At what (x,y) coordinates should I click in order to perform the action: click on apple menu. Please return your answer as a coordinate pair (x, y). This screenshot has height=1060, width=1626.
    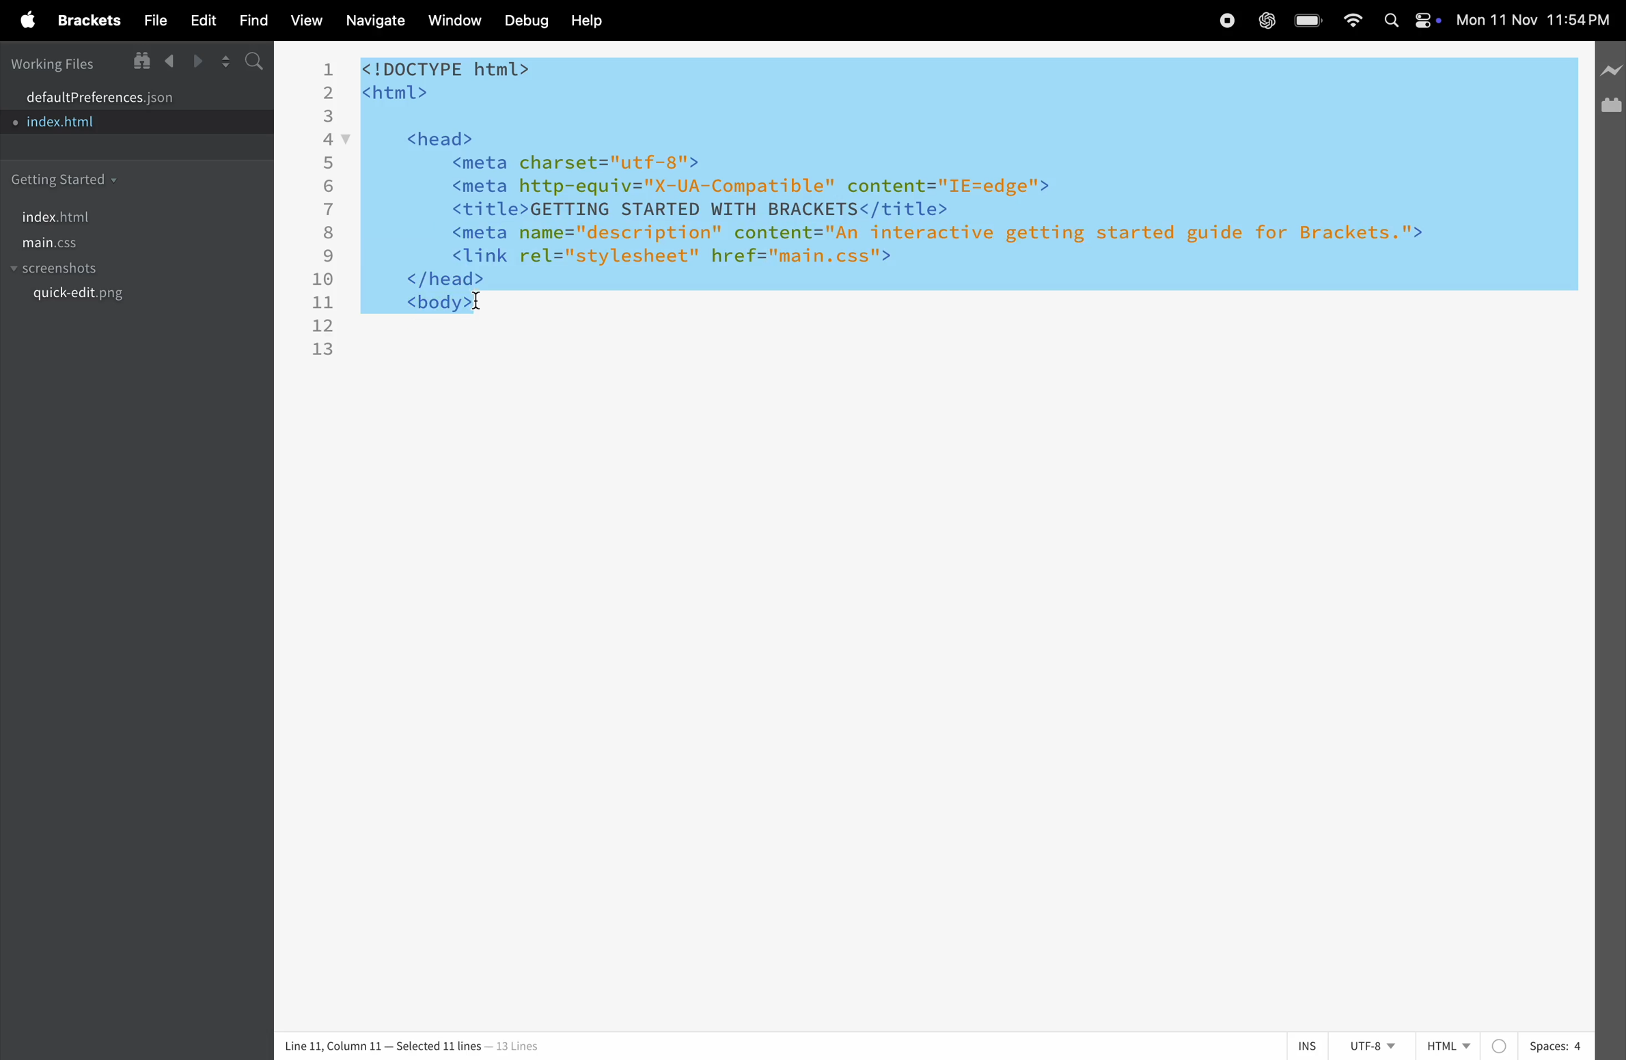
    Looking at the image, I should click on (24, 20).